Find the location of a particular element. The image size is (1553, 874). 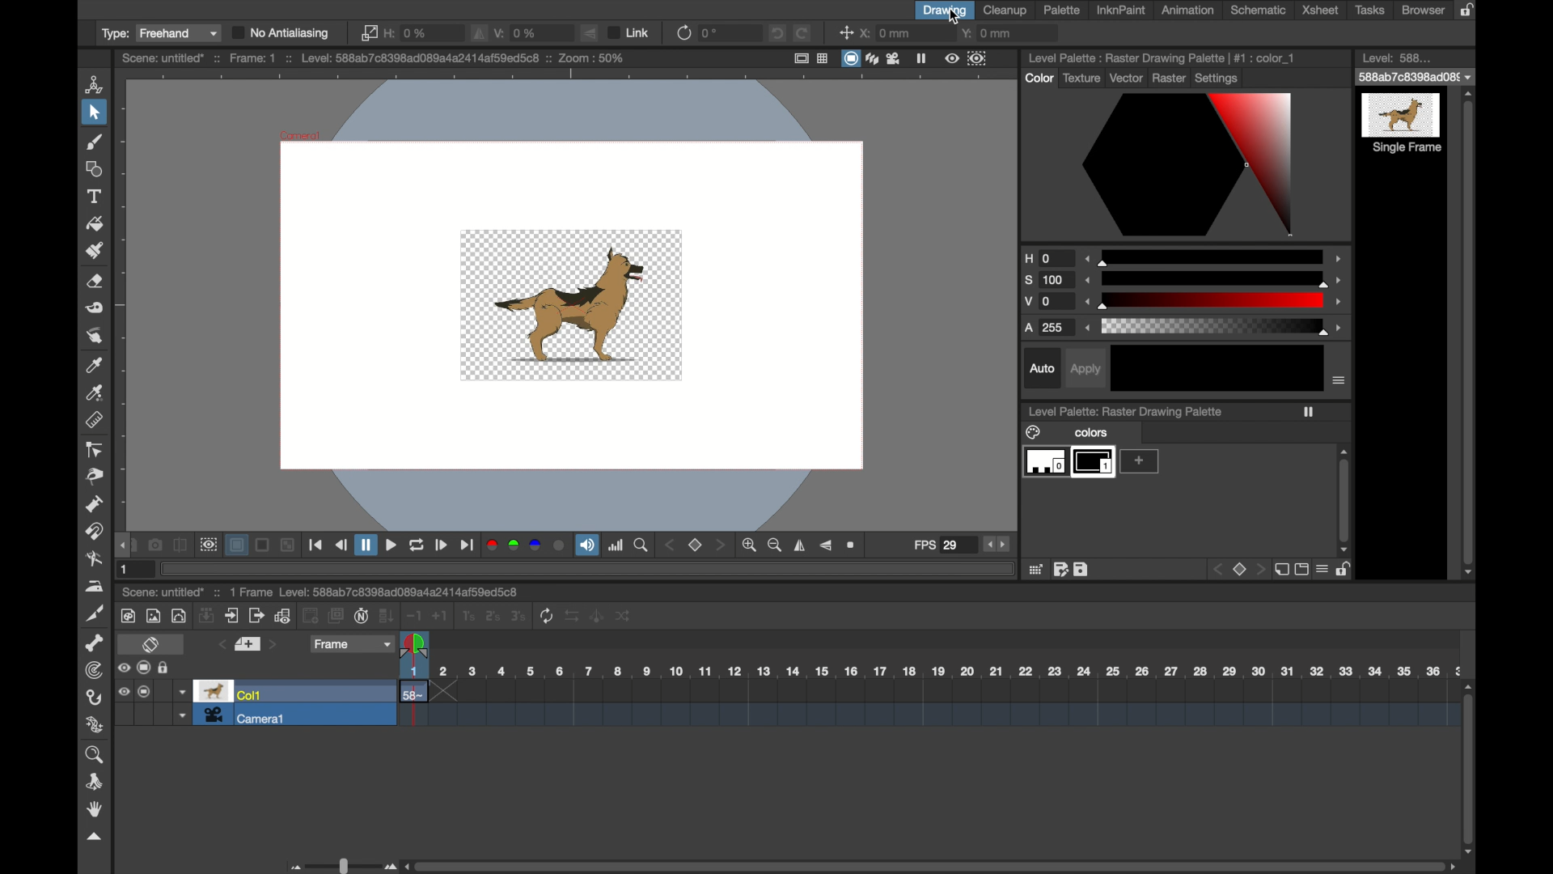

pinch tool is located at coordinates (96, 477).